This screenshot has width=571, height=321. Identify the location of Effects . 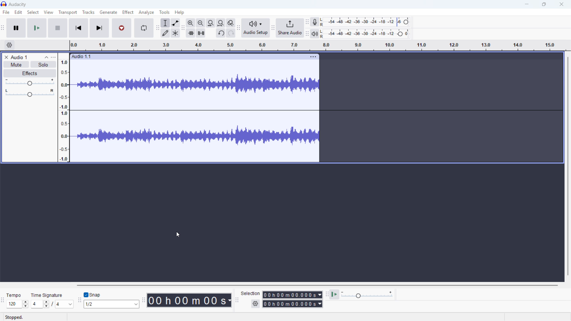
(29, 73).